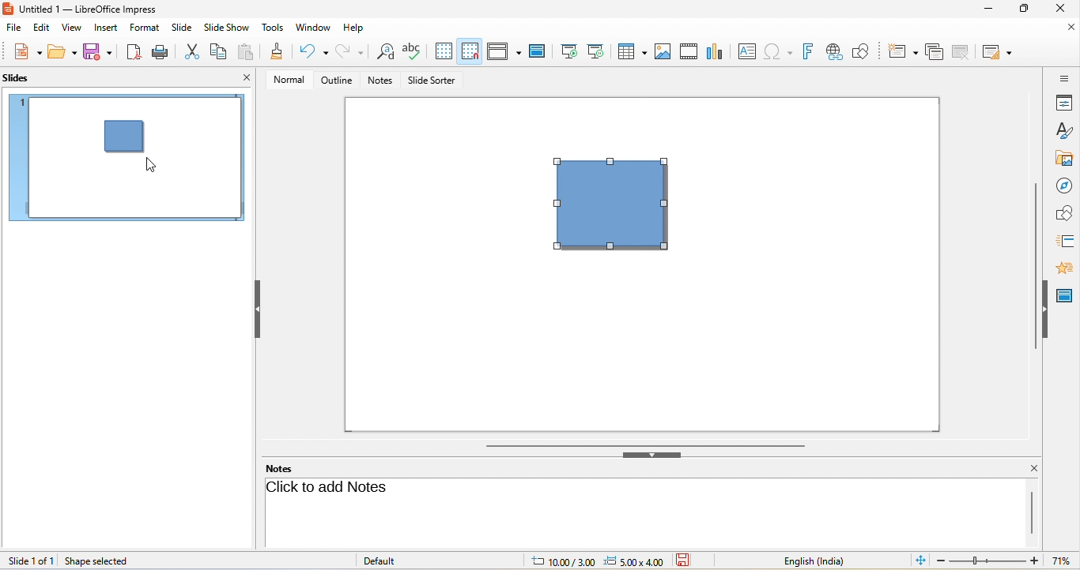  Describe the element at coordinates (130, 51) in the screenshot. I see `export directly as pdf` at that location.